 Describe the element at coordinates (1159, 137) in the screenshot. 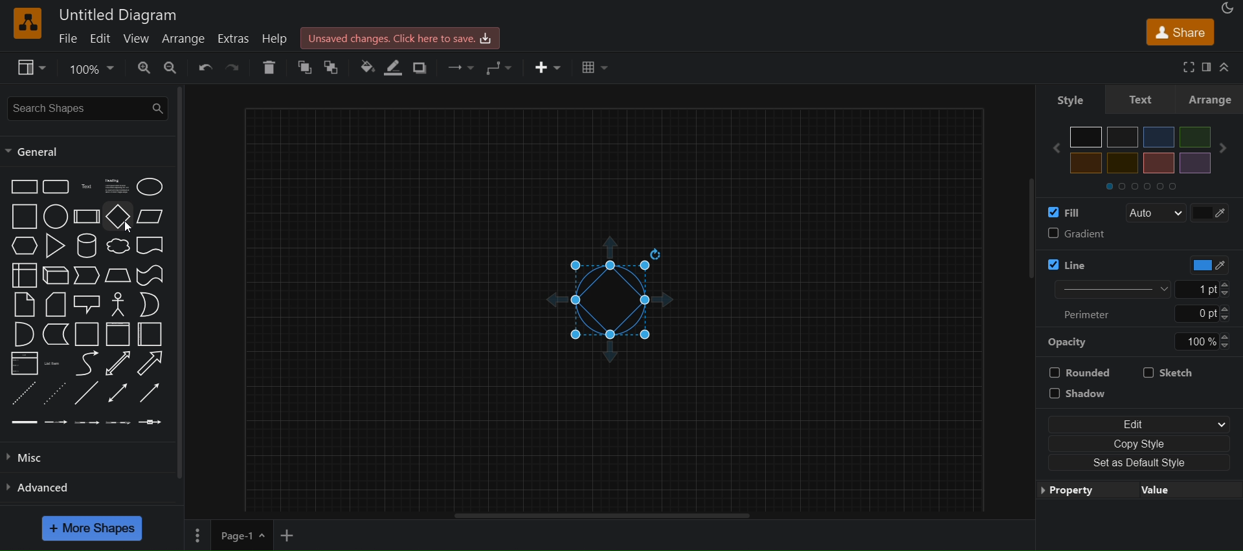

I see `blue color` at that location.